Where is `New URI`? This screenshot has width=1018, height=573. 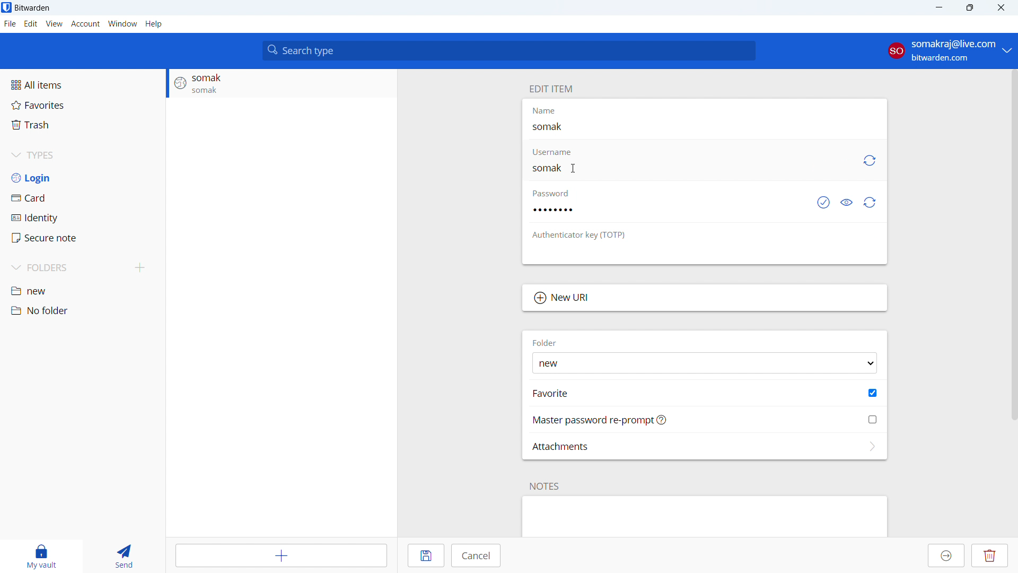
New URI is located at coordinates (705, 298).